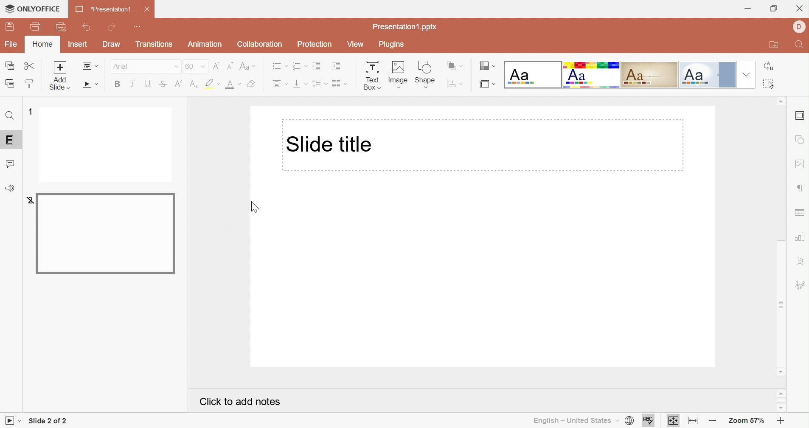 This screenshot has width=809, height=428. I want to click on Collaboration, so click(259, 45).